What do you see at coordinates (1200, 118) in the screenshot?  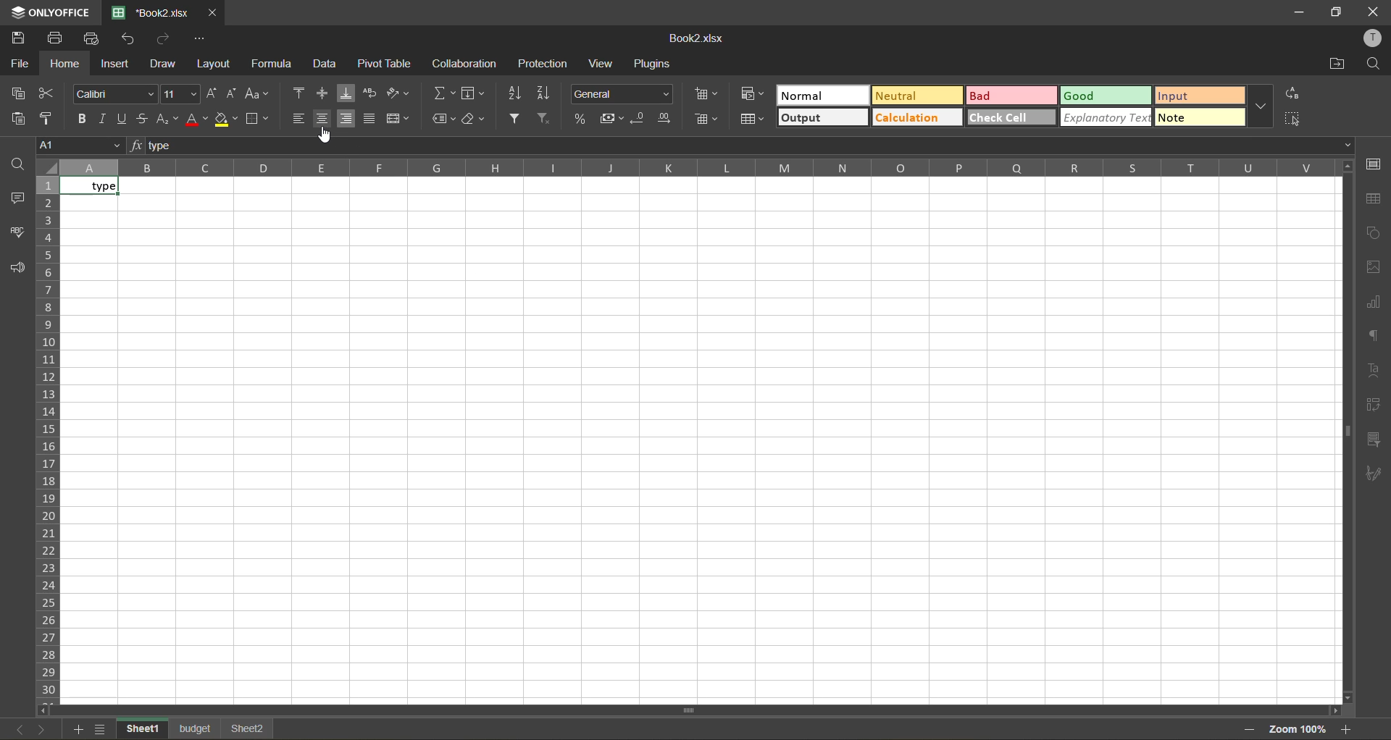 I see `note` at bounding box center [1200, 118].